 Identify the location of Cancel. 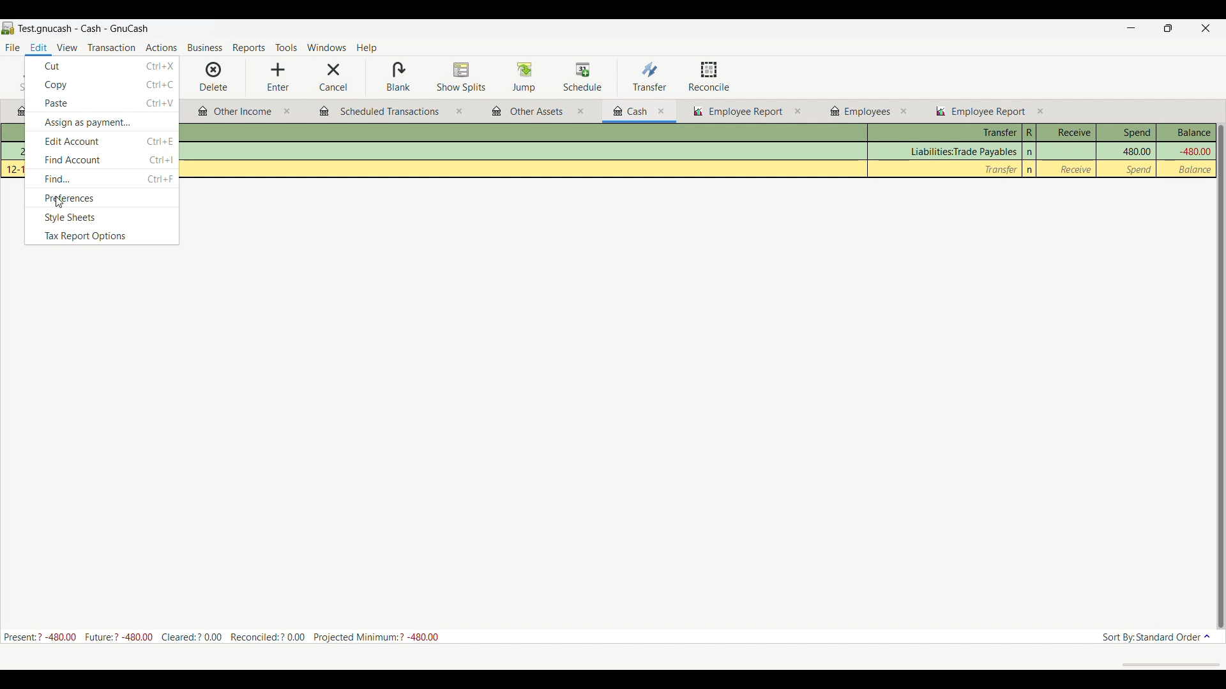
(335, 77).